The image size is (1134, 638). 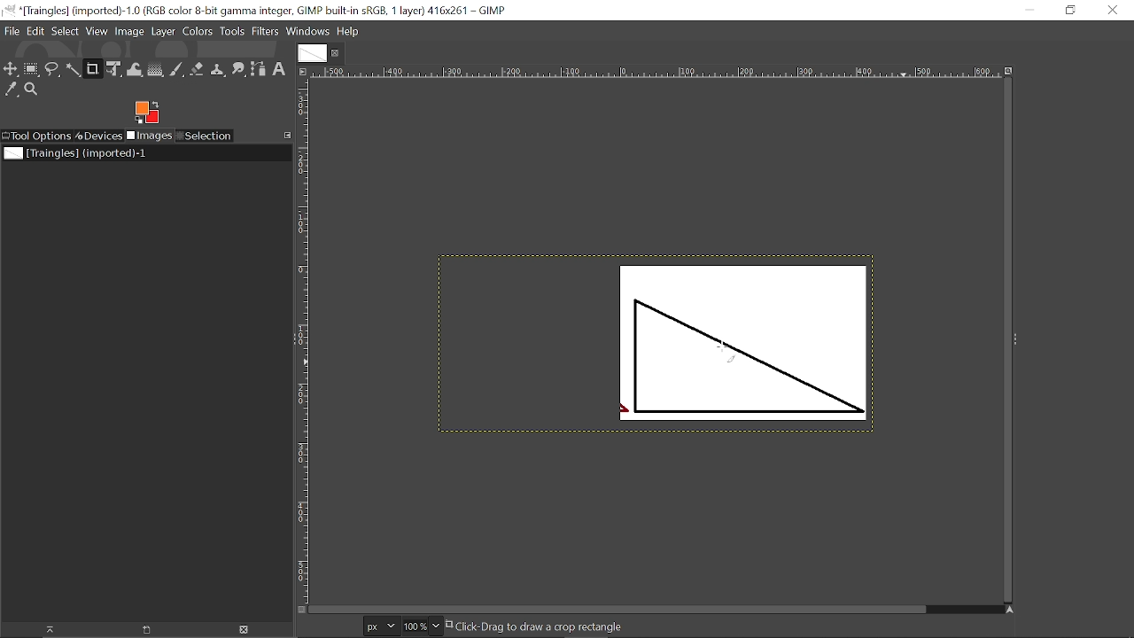 What do you see at coordinates (414, 626) in the screenshot?
I see `Current zoom` at bounding box center [414, 626].